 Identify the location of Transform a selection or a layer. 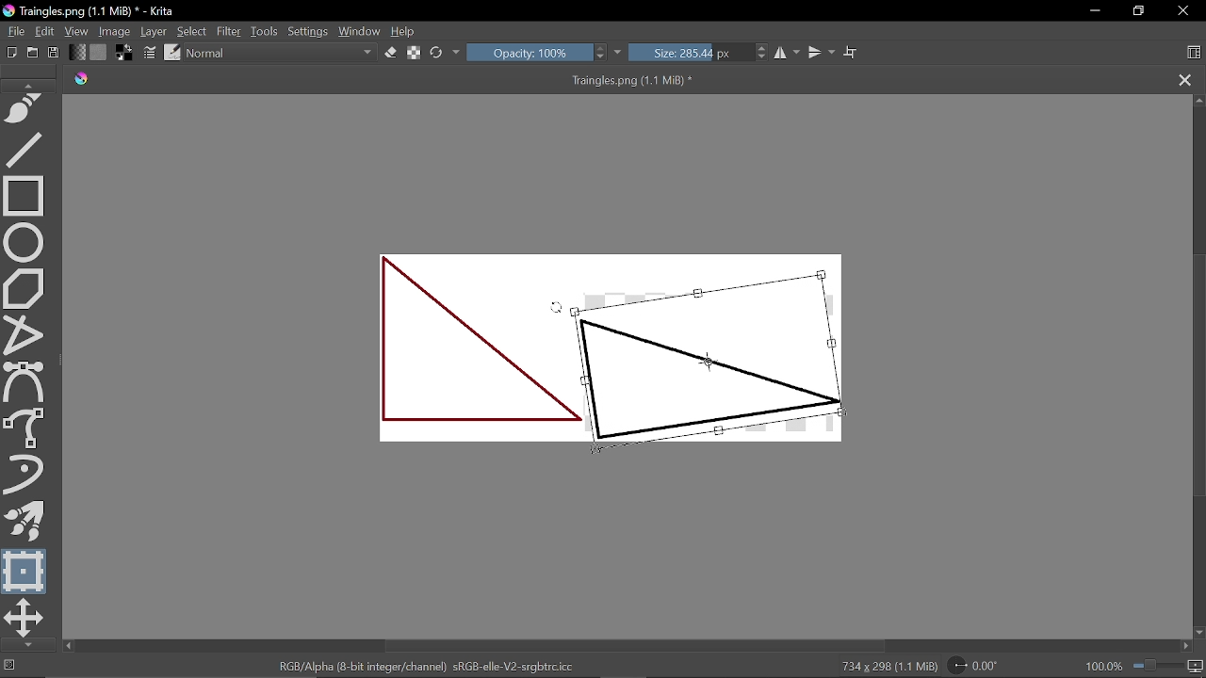
(25, 571).